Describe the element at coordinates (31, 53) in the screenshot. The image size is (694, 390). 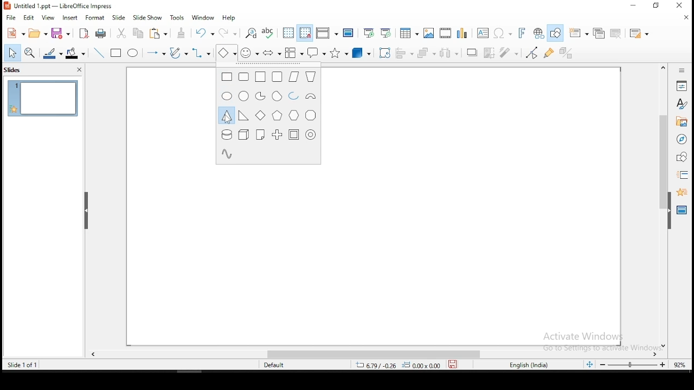
I see `zoom and pan` at that location.